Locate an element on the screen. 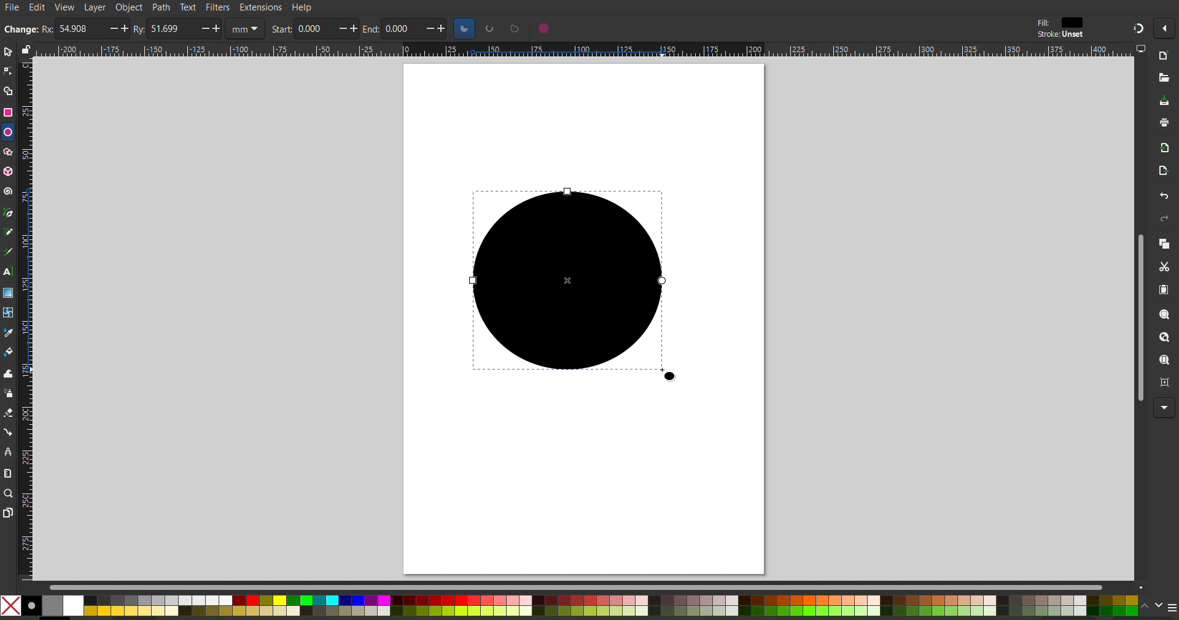  circle options is located at coordinates (490, 29).